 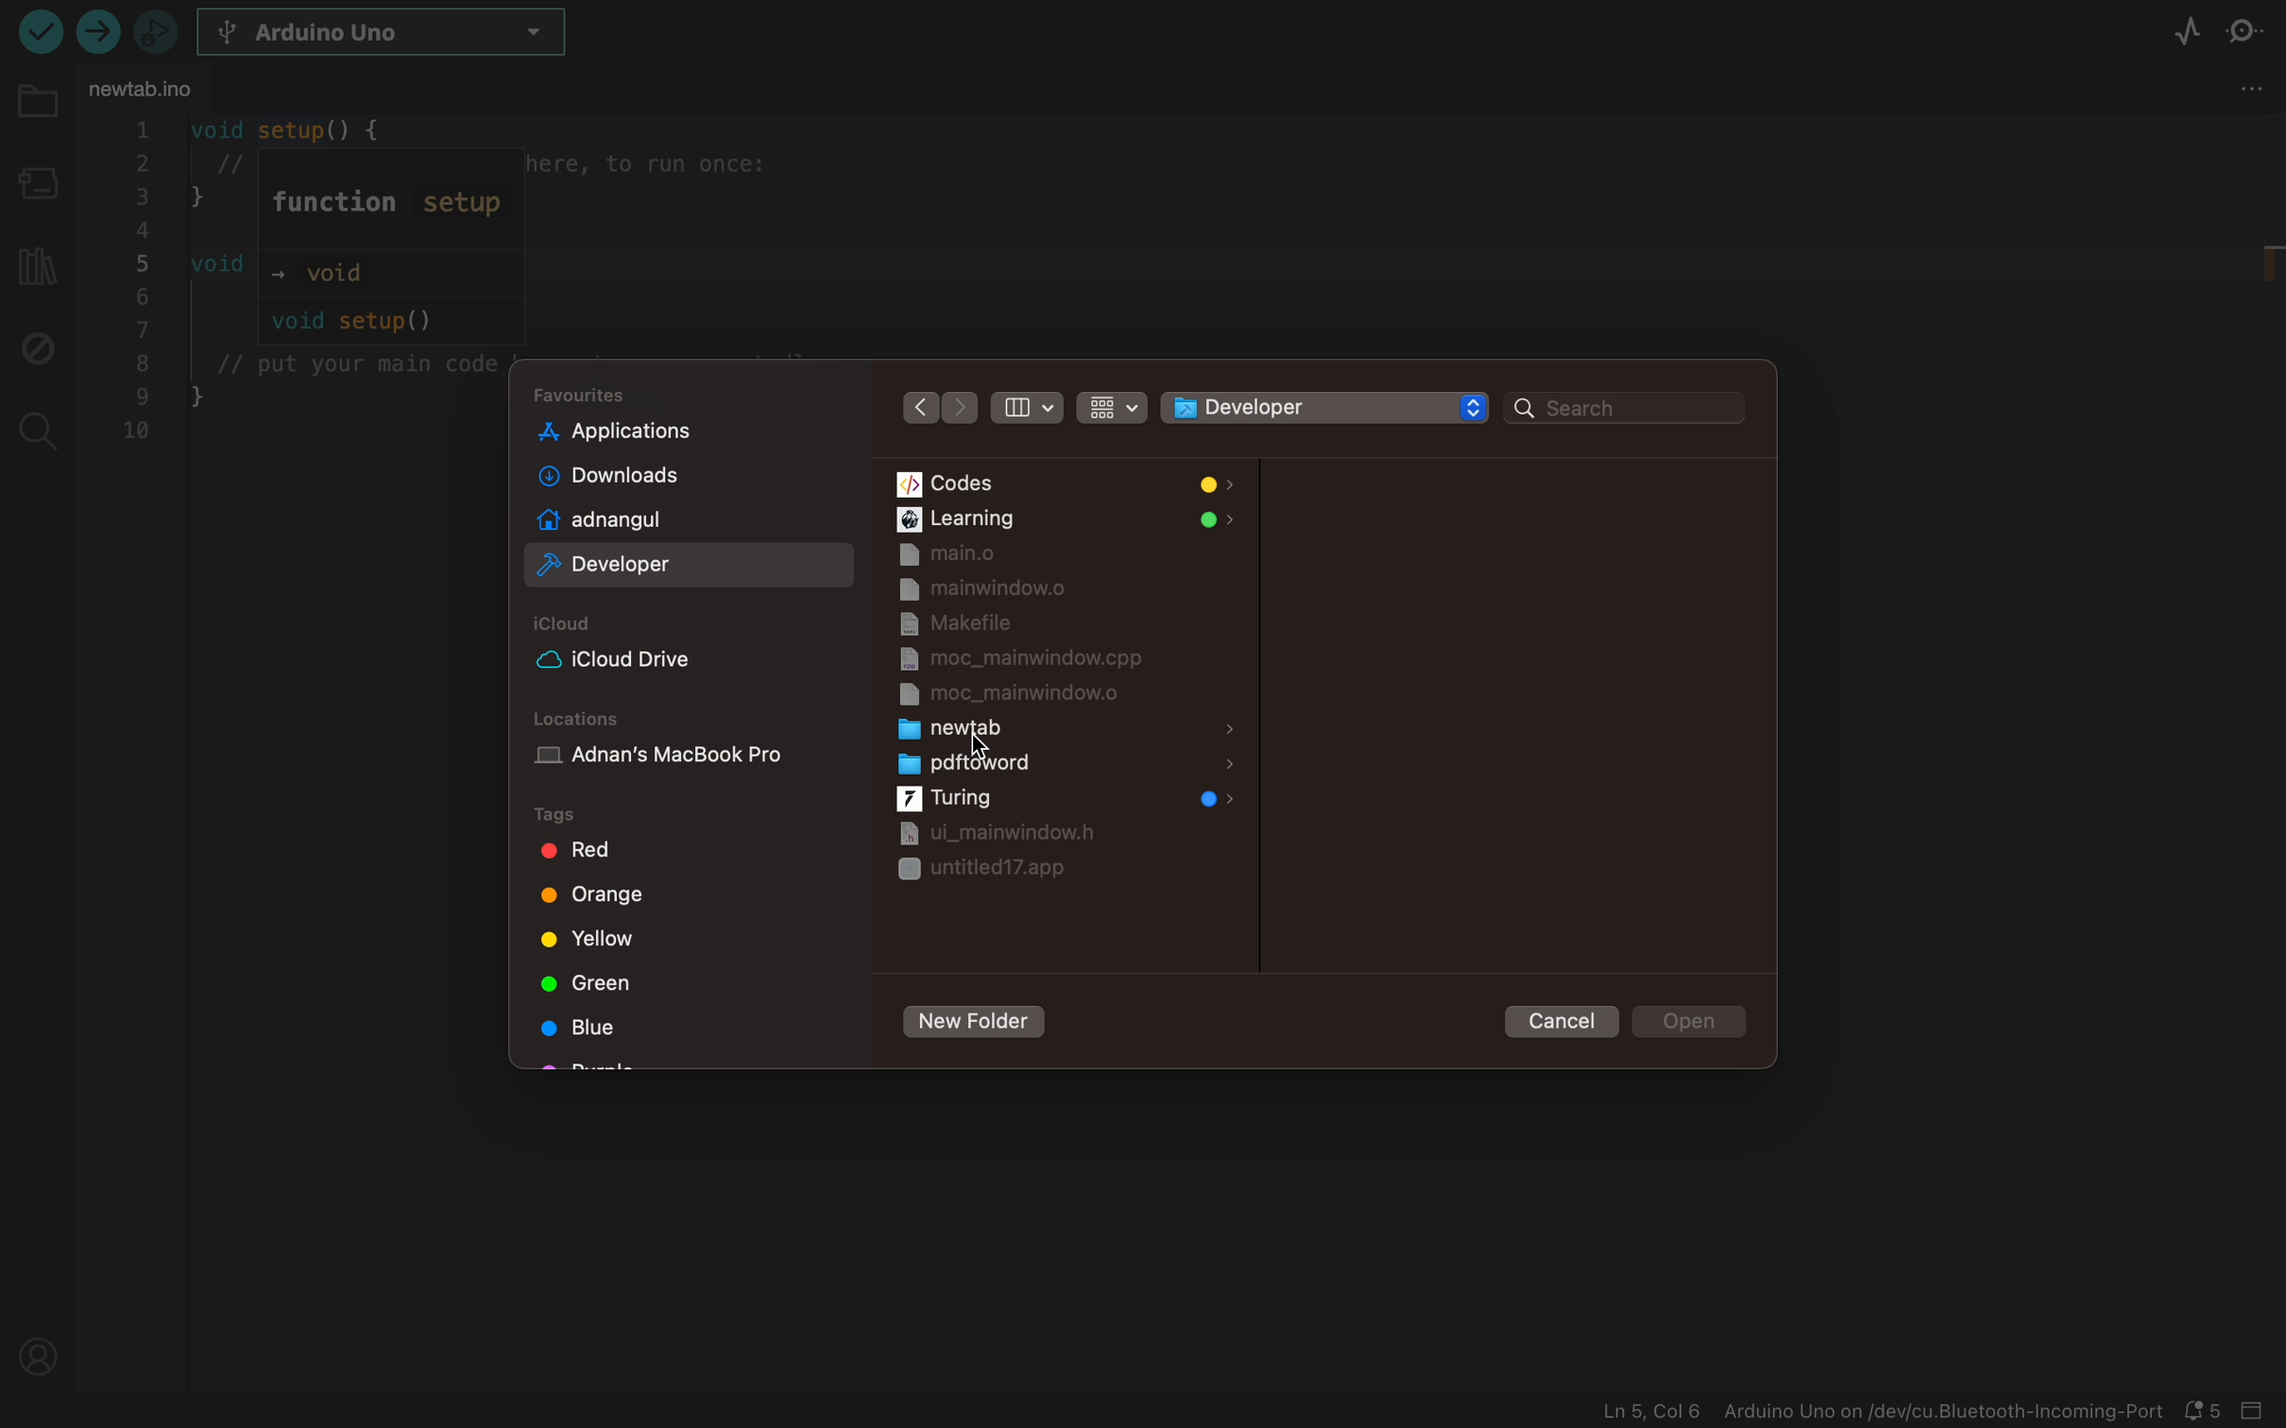 What do you see at coordinates (2207, 1412) in the screenshot?
I see `notification` at bounding box center [2207, 1412].